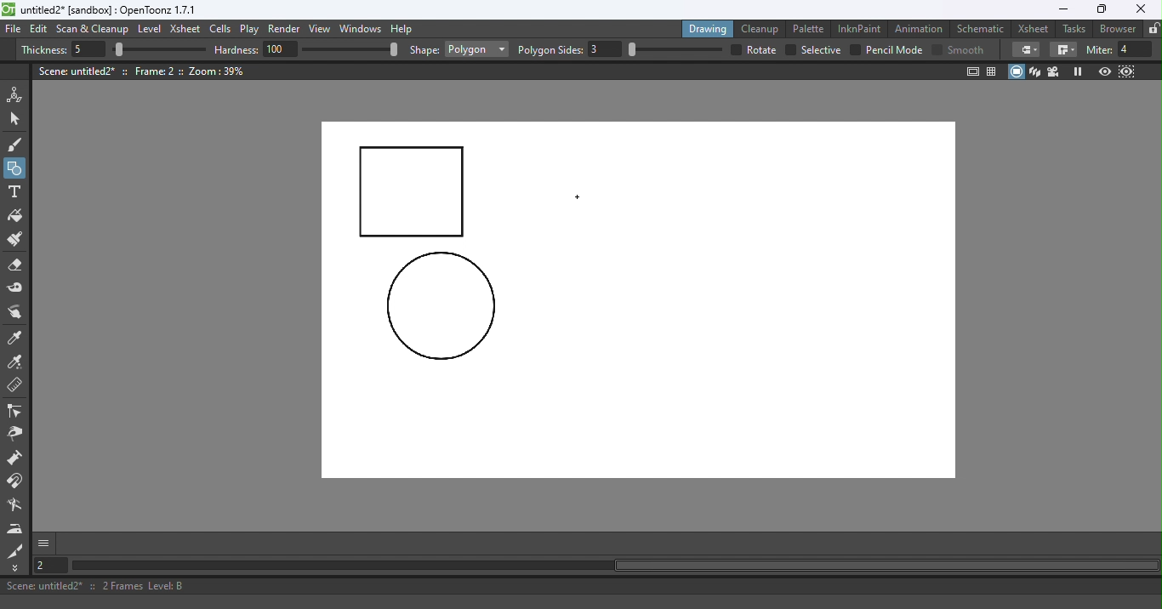  Describe the element at coordinates (1062, 9) in the screenshot. I see `Minimize` at that location.